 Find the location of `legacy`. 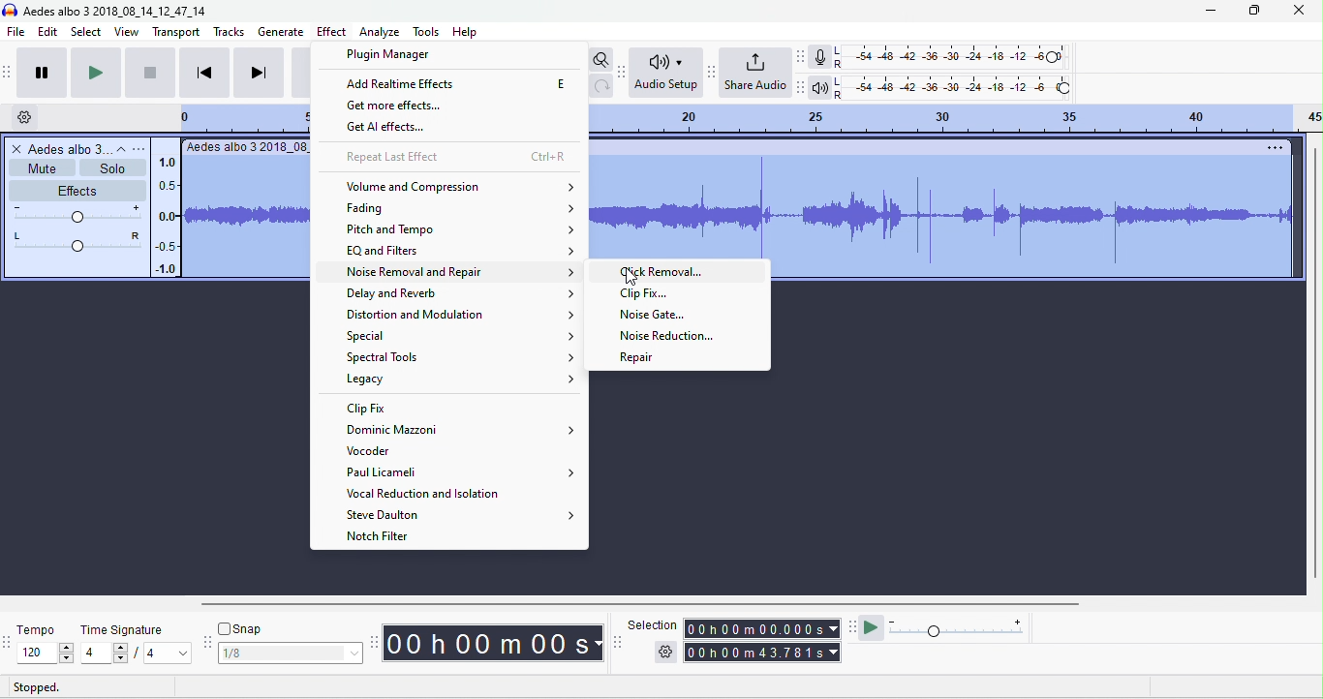

legacy is located at coordinates (461, 380).